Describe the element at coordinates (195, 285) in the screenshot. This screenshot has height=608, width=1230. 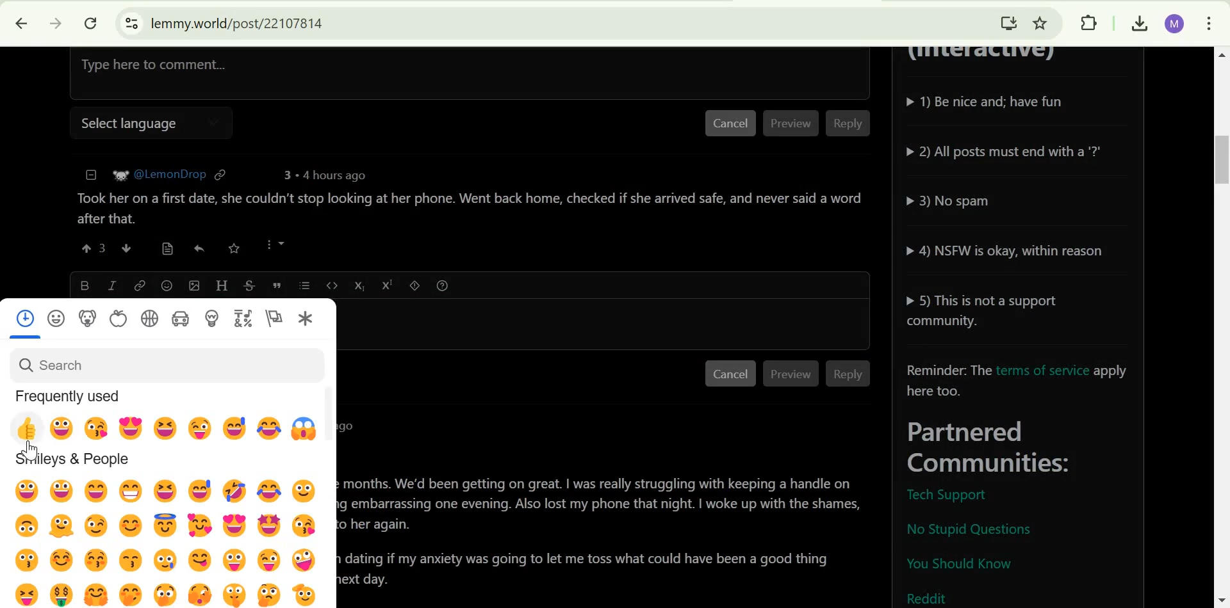
I see `Upload imafe` at that location.